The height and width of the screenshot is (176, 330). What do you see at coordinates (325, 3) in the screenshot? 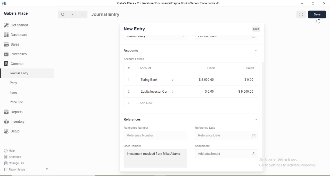
I see `close` at bounding box center [325, 3].